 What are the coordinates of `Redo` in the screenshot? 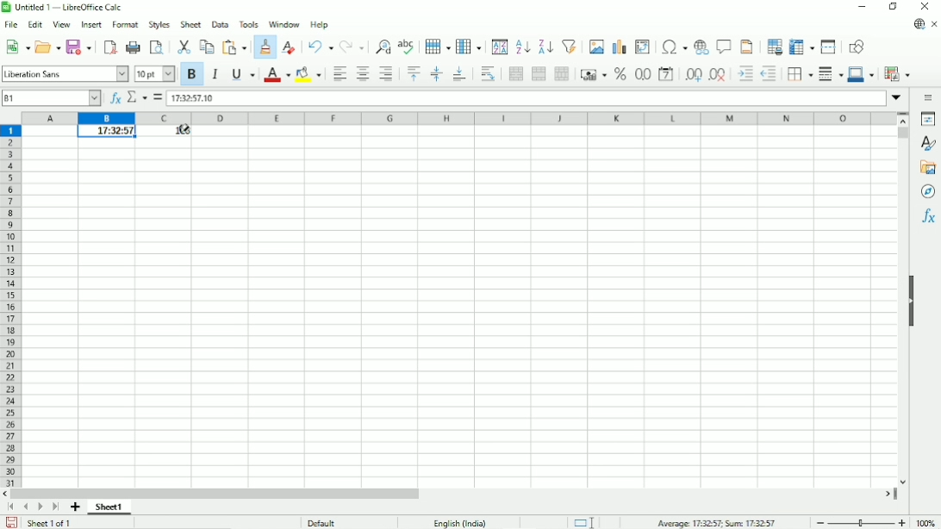 It's located at (352, 46).